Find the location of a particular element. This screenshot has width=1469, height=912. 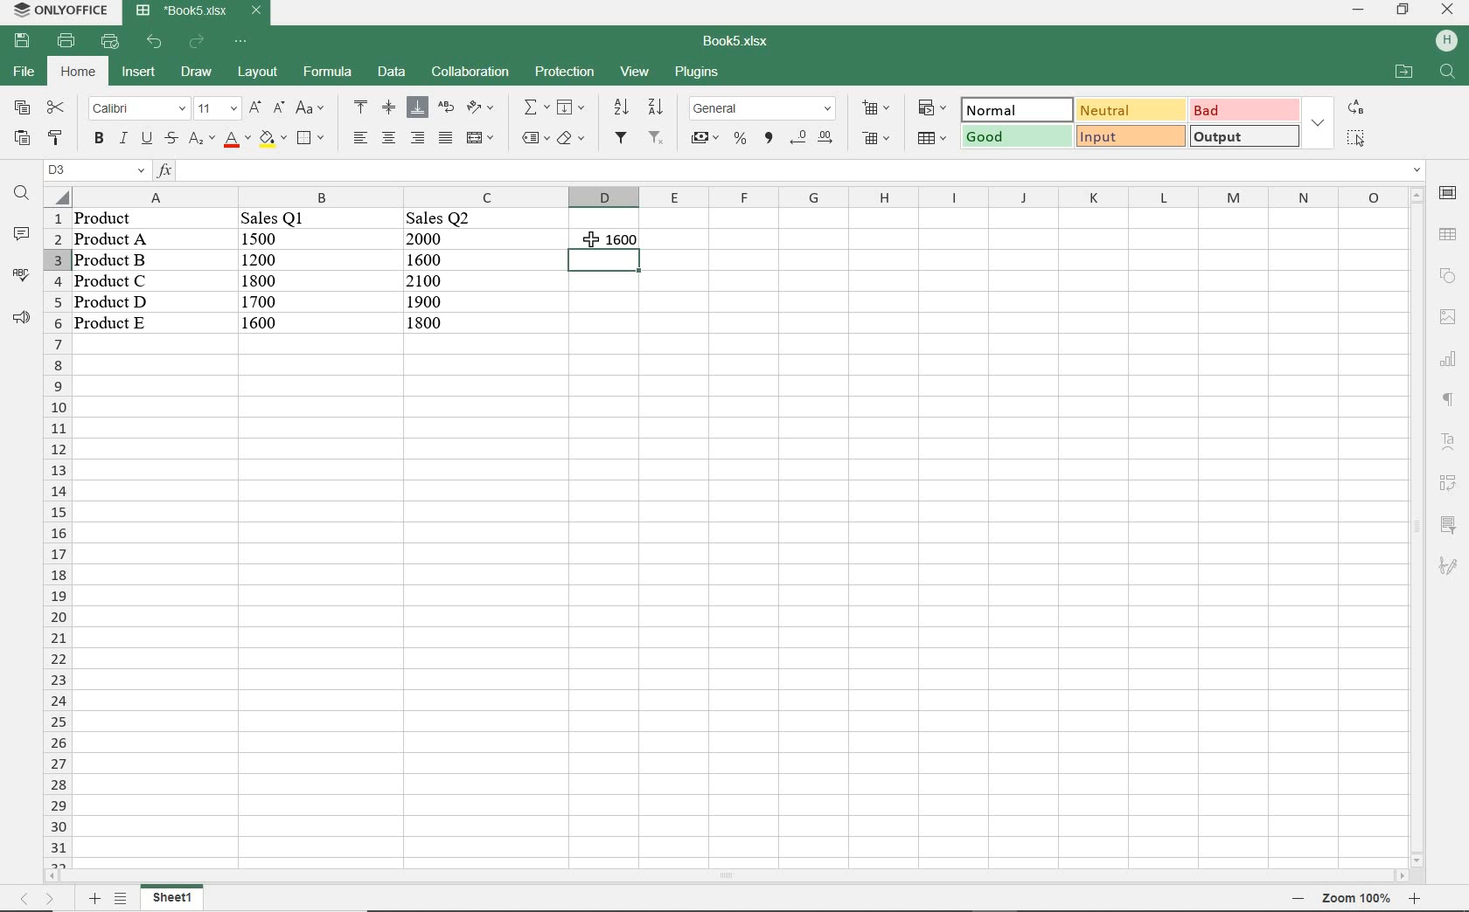

paragraph settings is located at coordinates (1448, 401).